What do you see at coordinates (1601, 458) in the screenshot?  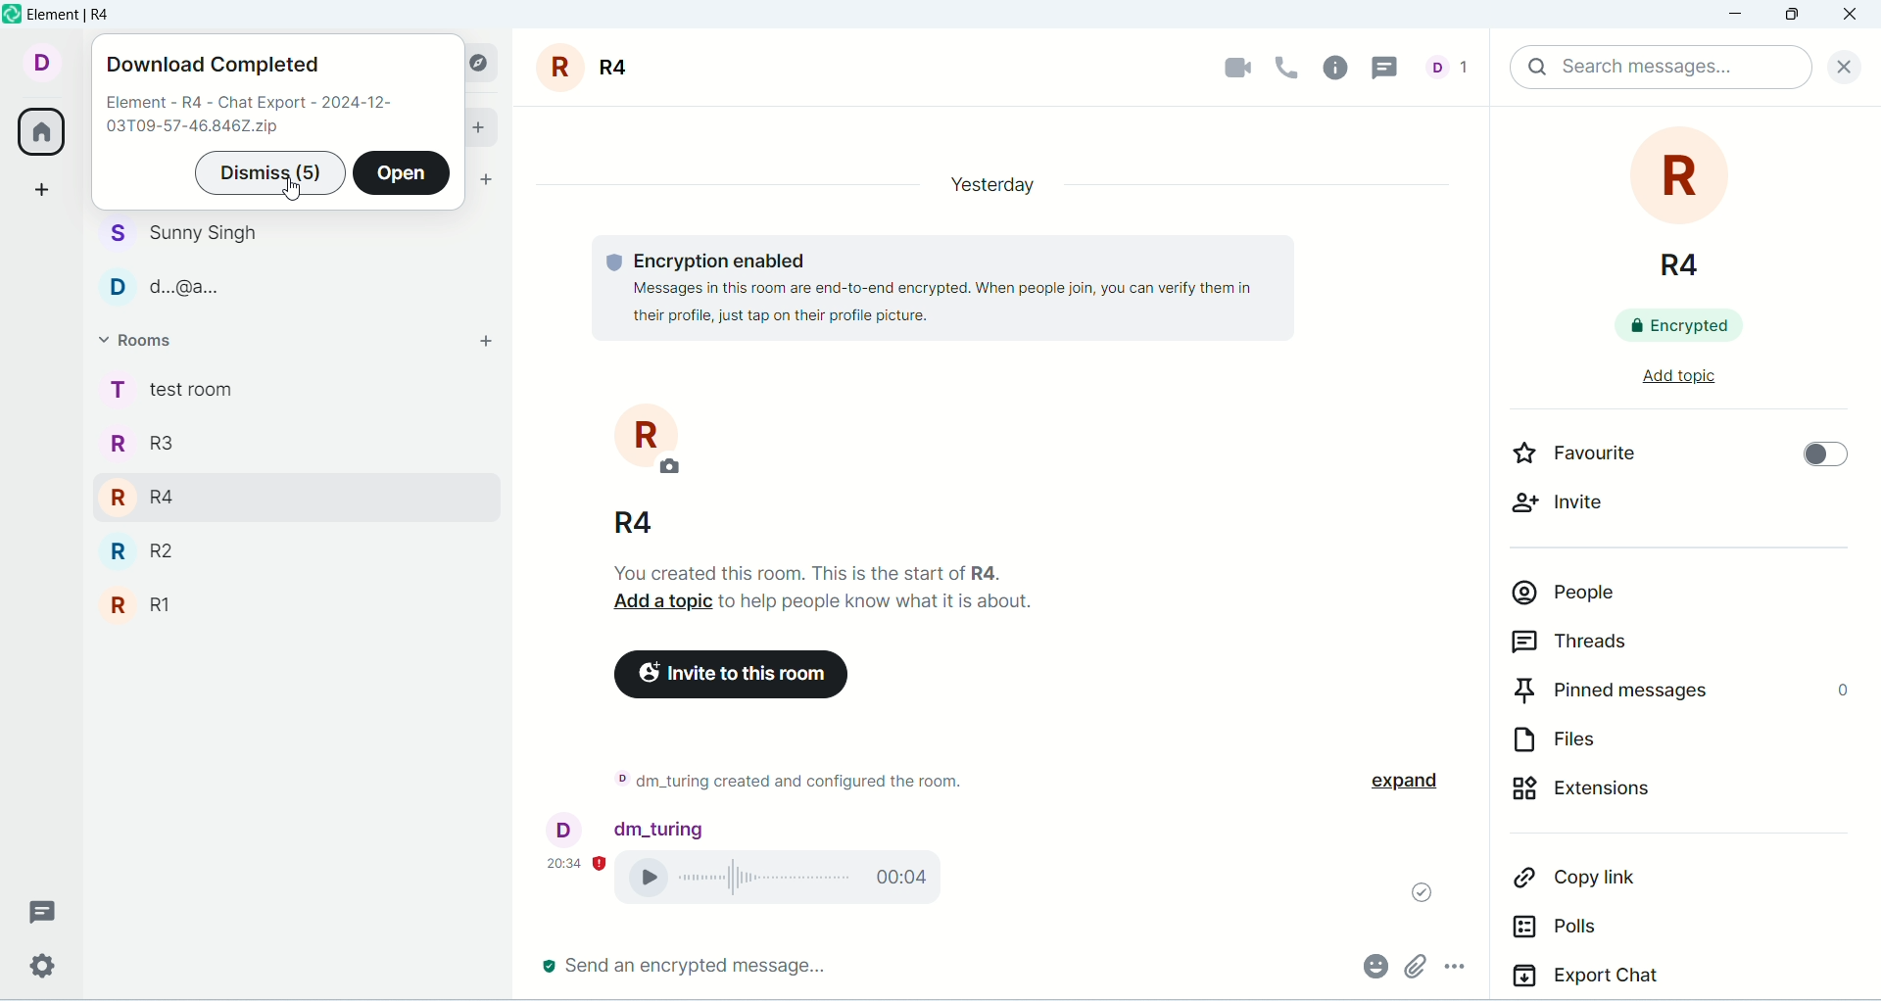 I see `favourite` at bounding box center [1601, 458].